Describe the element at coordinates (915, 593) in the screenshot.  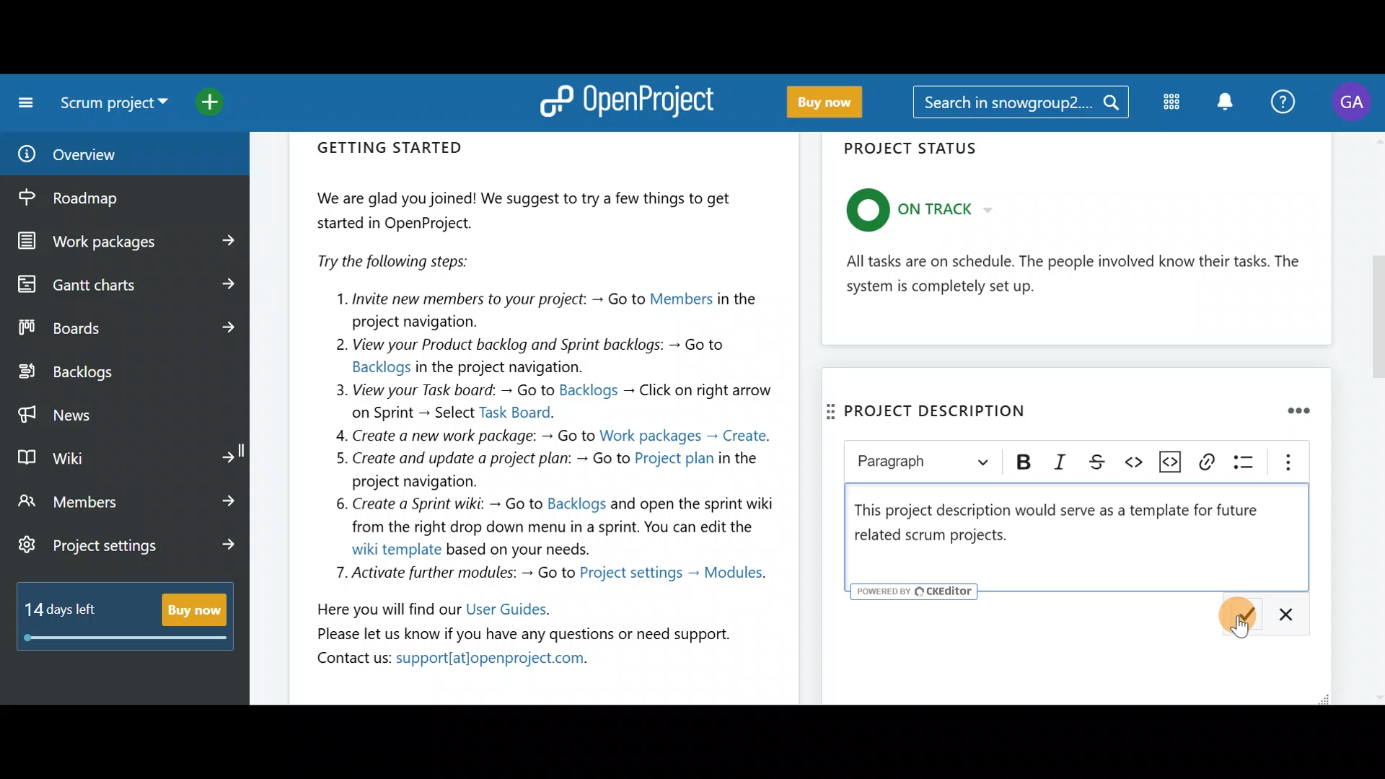
I see `powered by CKEditor` at that location.